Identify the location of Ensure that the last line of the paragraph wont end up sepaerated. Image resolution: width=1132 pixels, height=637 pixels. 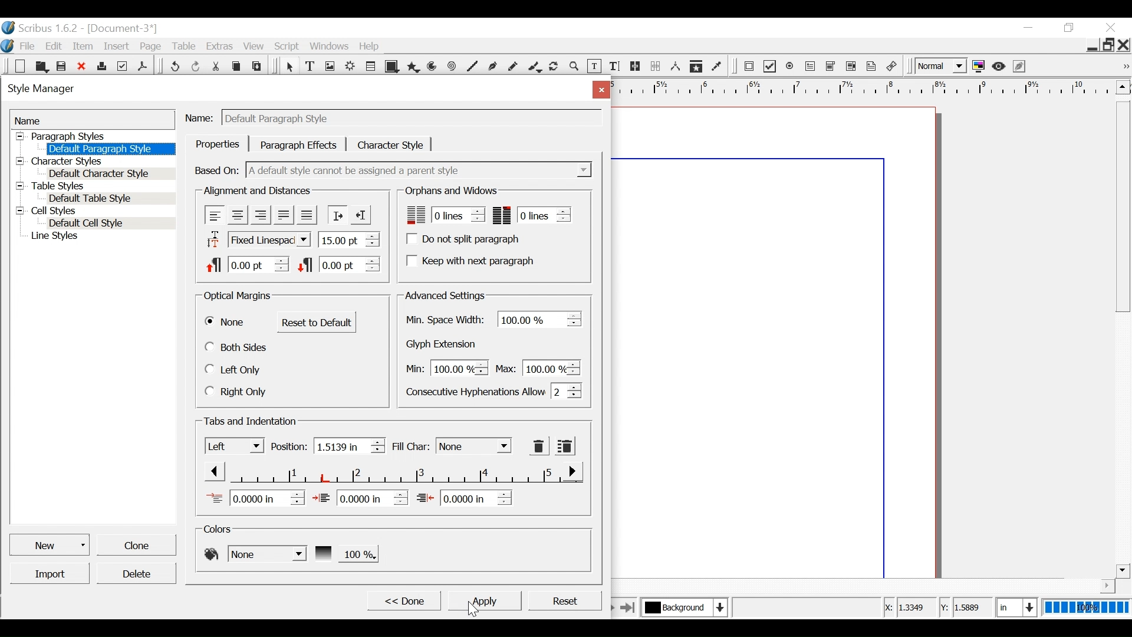
(532, 215).